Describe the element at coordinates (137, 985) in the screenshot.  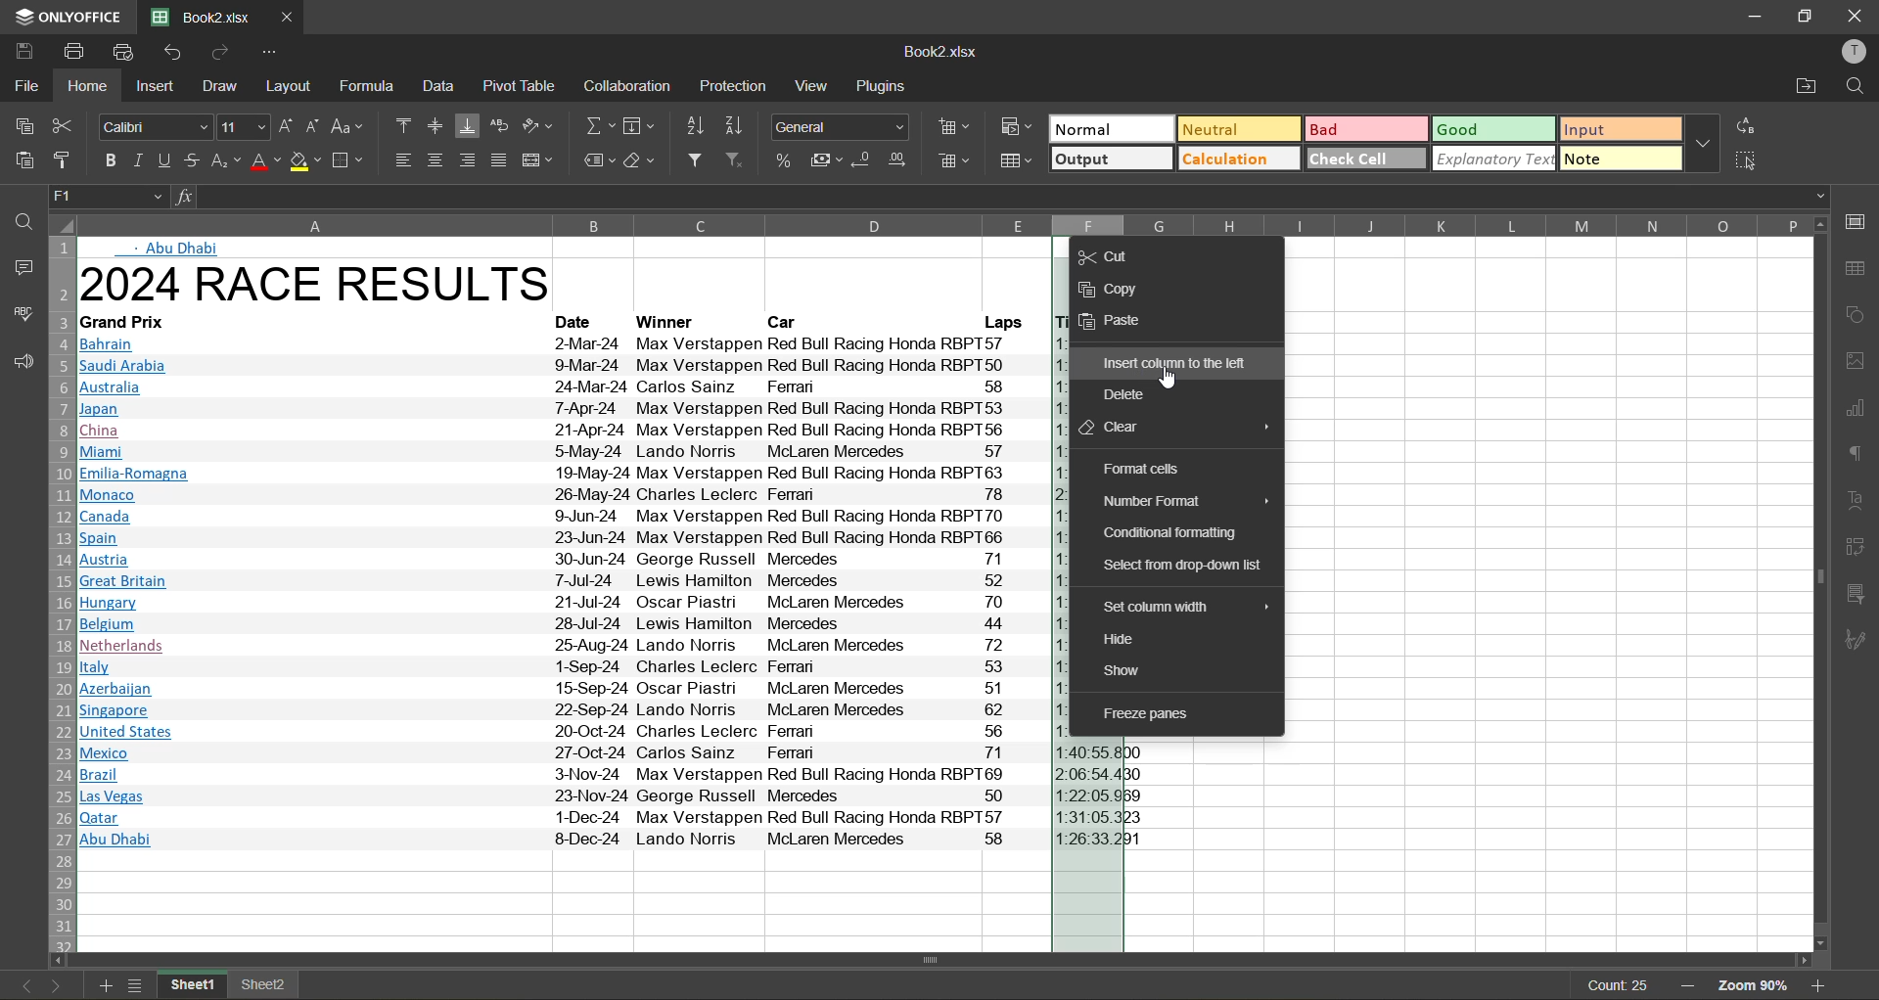
I see `sheet list` at that location.